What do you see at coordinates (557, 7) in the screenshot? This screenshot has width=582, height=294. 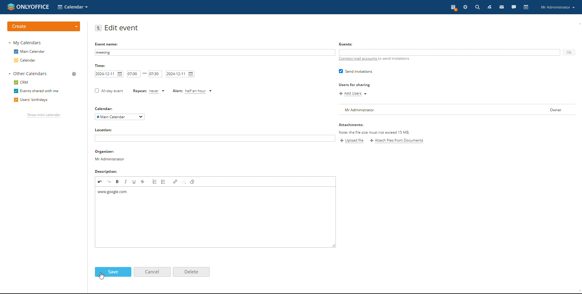 I see `profile` at bounding box center [557, 7].